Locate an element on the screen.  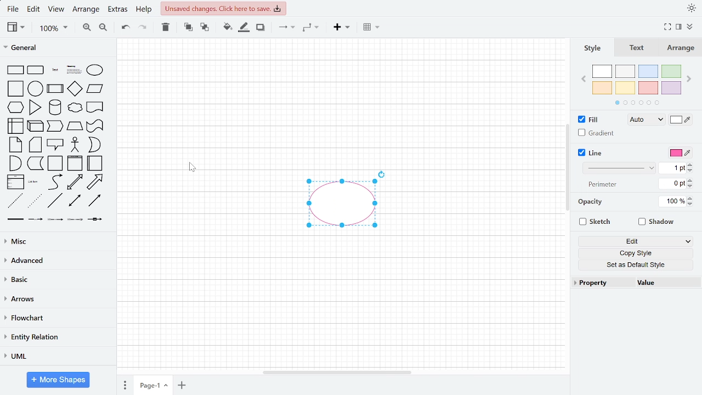
zoom is located at coordinates (49, 28).